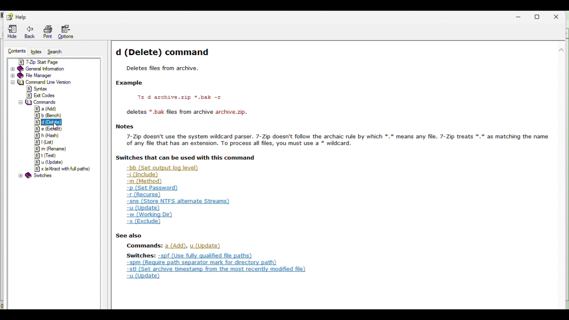  Describe the element at coordinates (40, 177) in the screenshot. I see `switches` at that location.